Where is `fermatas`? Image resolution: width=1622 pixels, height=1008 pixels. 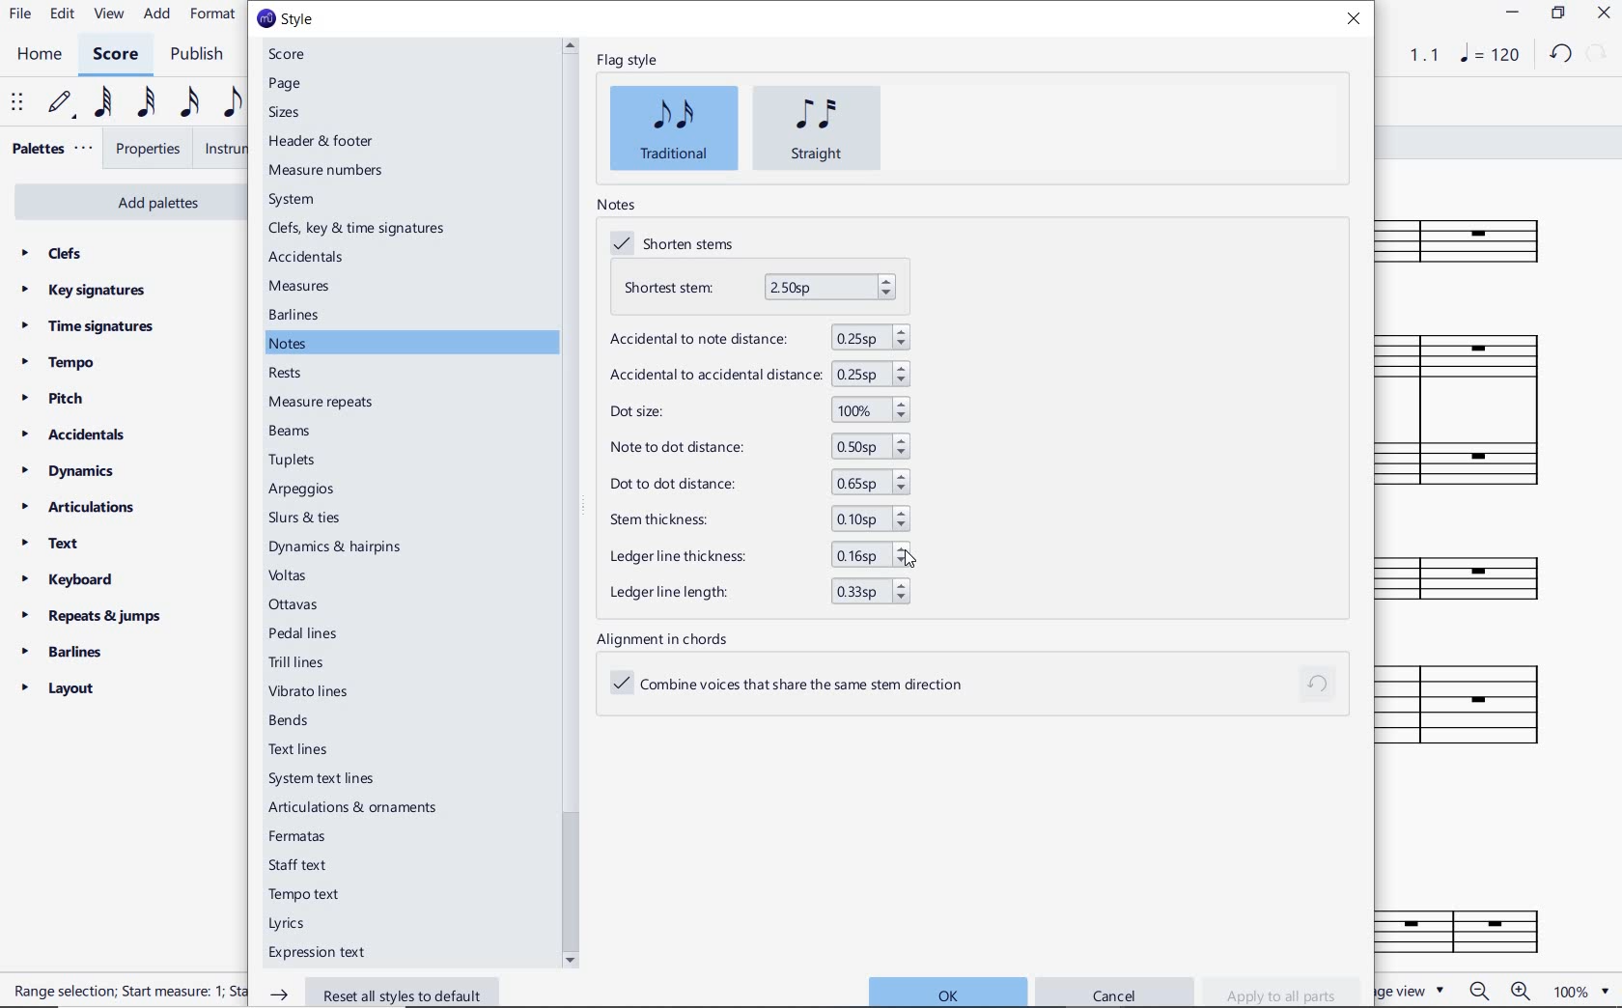
fermatas is located at coordinates (296, 833).